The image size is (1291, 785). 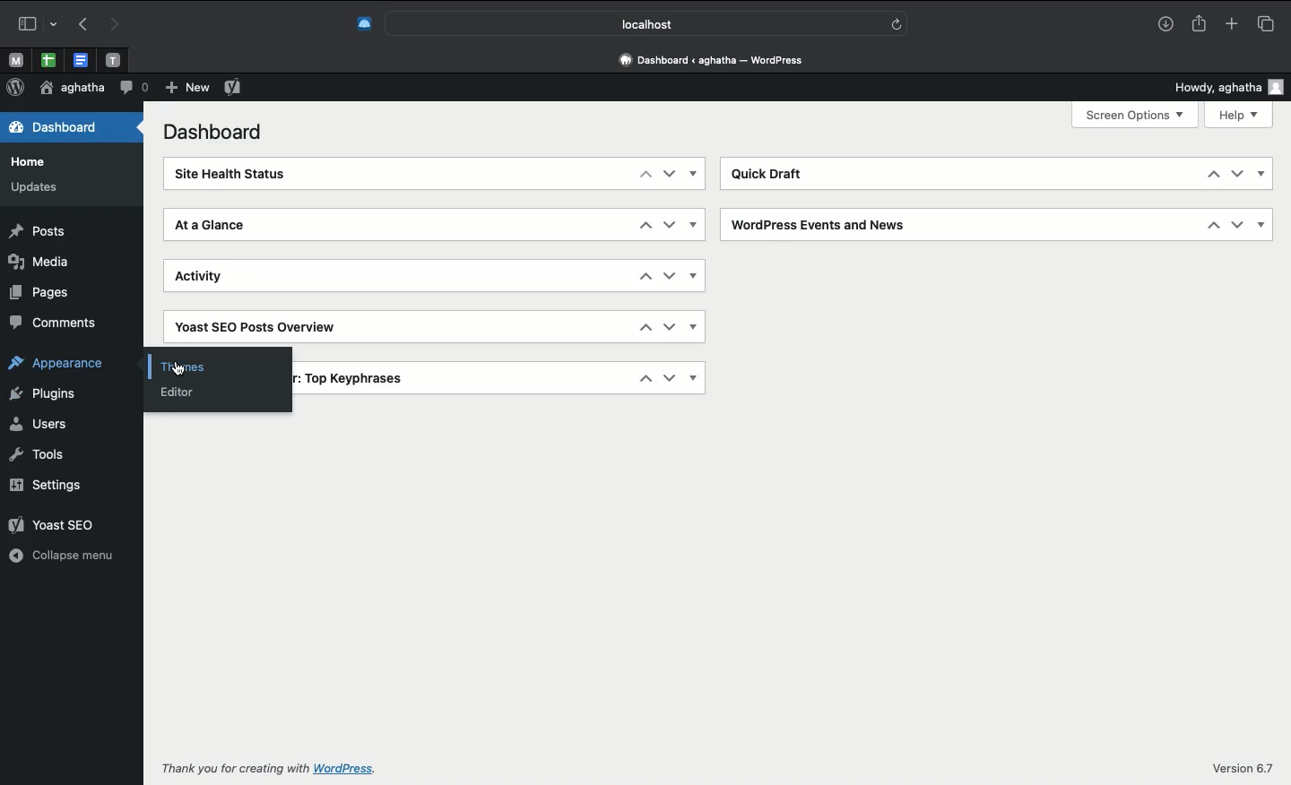 What do you see at coordinates (693, 276) in the screenshot?
I see `Show` at bounding box center [693, 276].